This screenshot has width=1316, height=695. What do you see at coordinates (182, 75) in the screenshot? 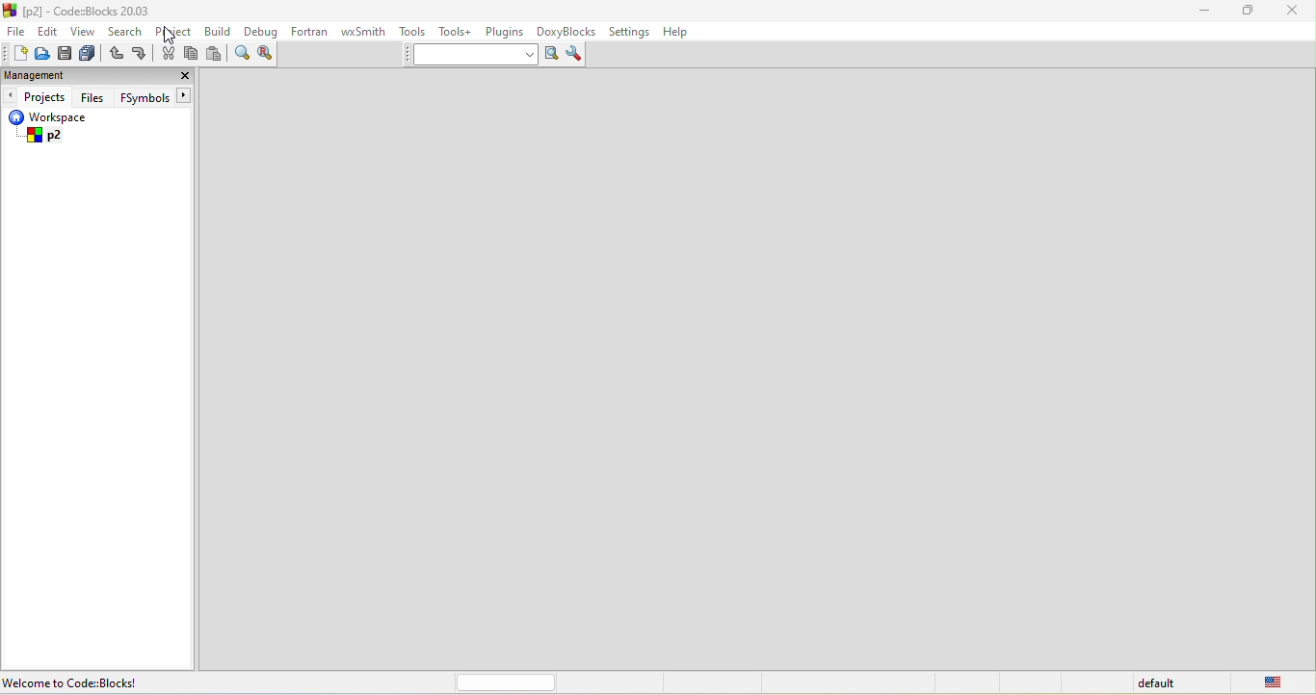
I see `close` at bounding box center [182, 75].